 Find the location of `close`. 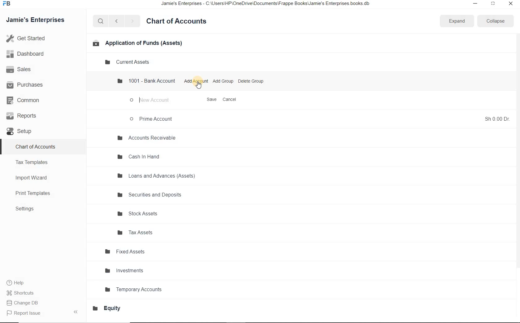

close is located at coordinates (511, 4).